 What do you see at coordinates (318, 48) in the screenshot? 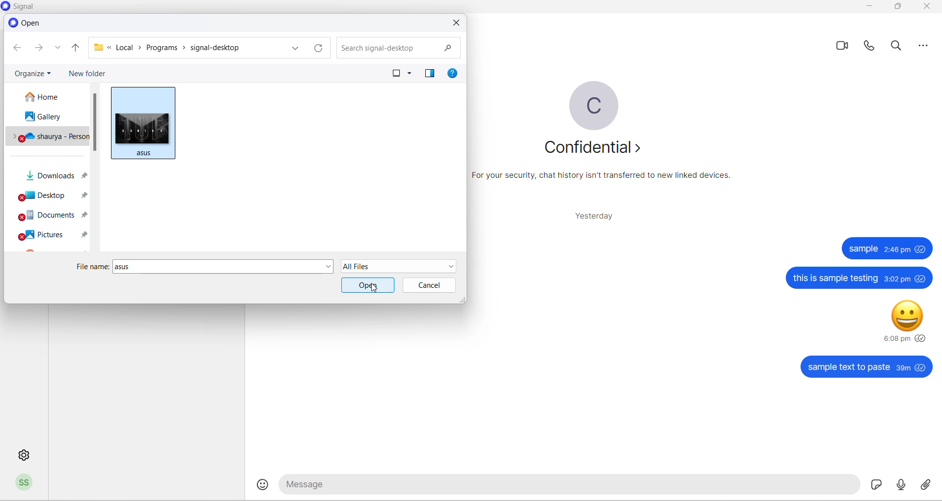
I see `refresh` at bounding box center [318, 48].